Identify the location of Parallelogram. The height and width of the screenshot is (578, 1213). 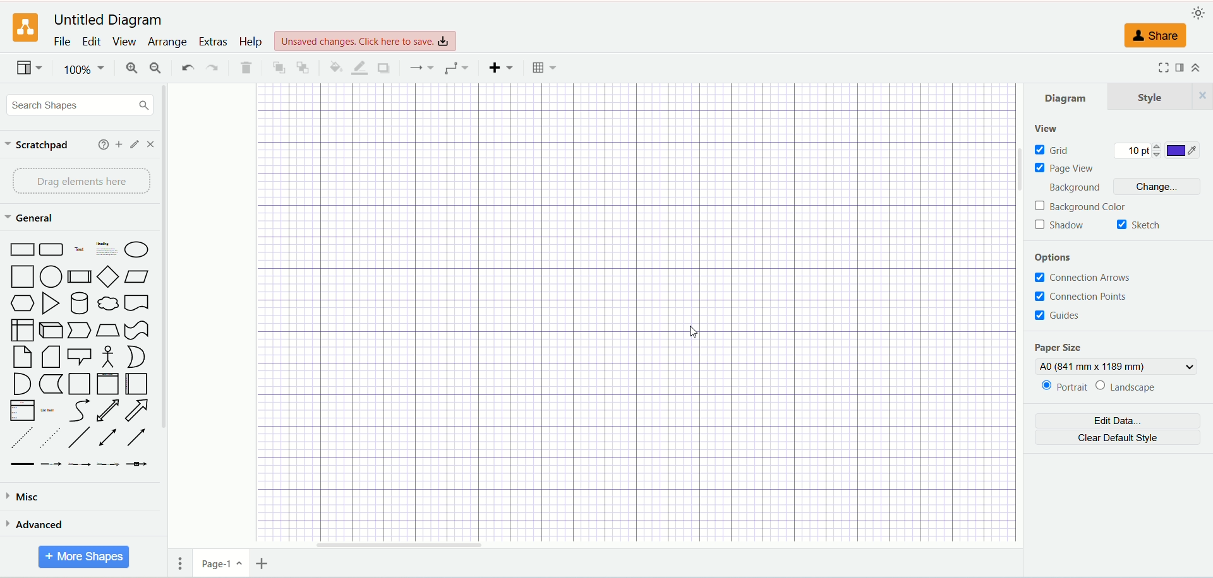
(138, 278).